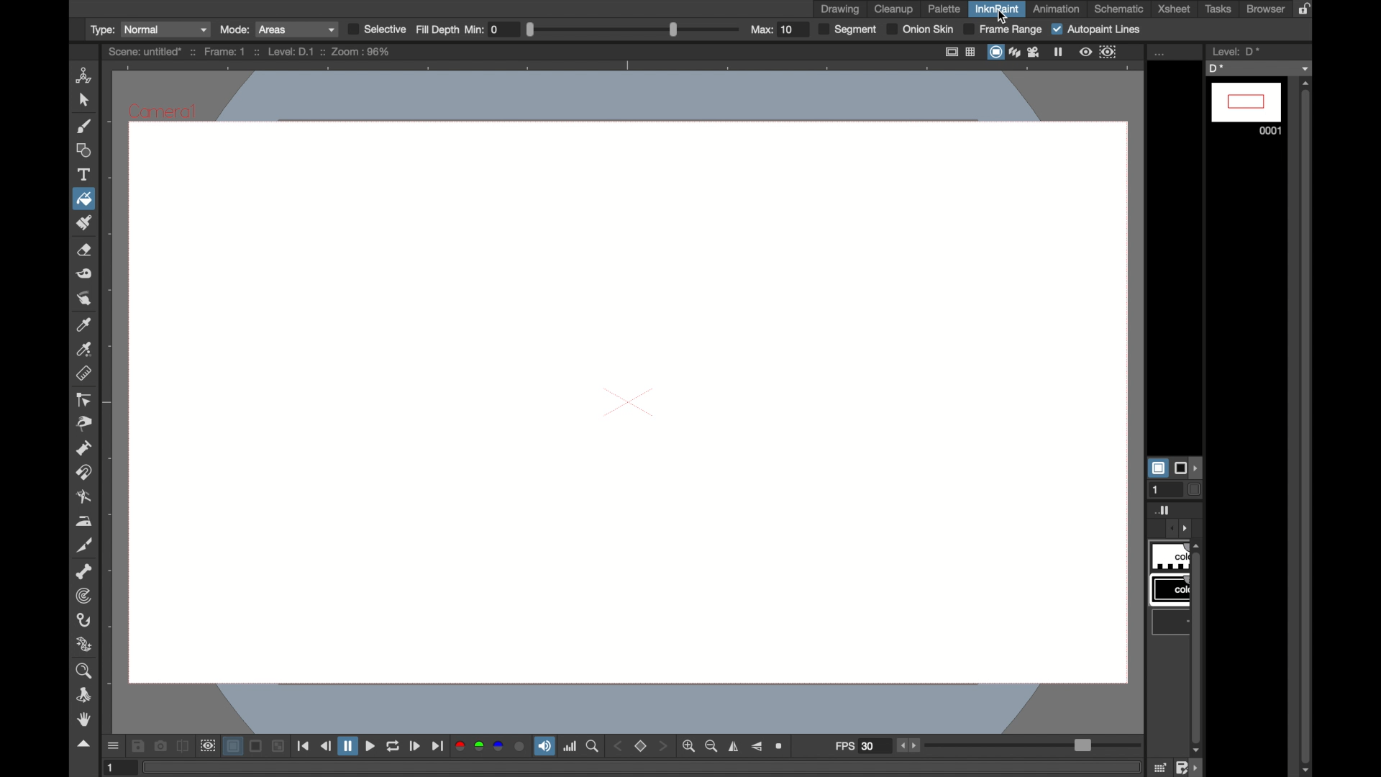  I want to click on Scene: untitled* :: Frame: 1 : Level: D.1 :: Zoom: 50%, so click(250, 51).